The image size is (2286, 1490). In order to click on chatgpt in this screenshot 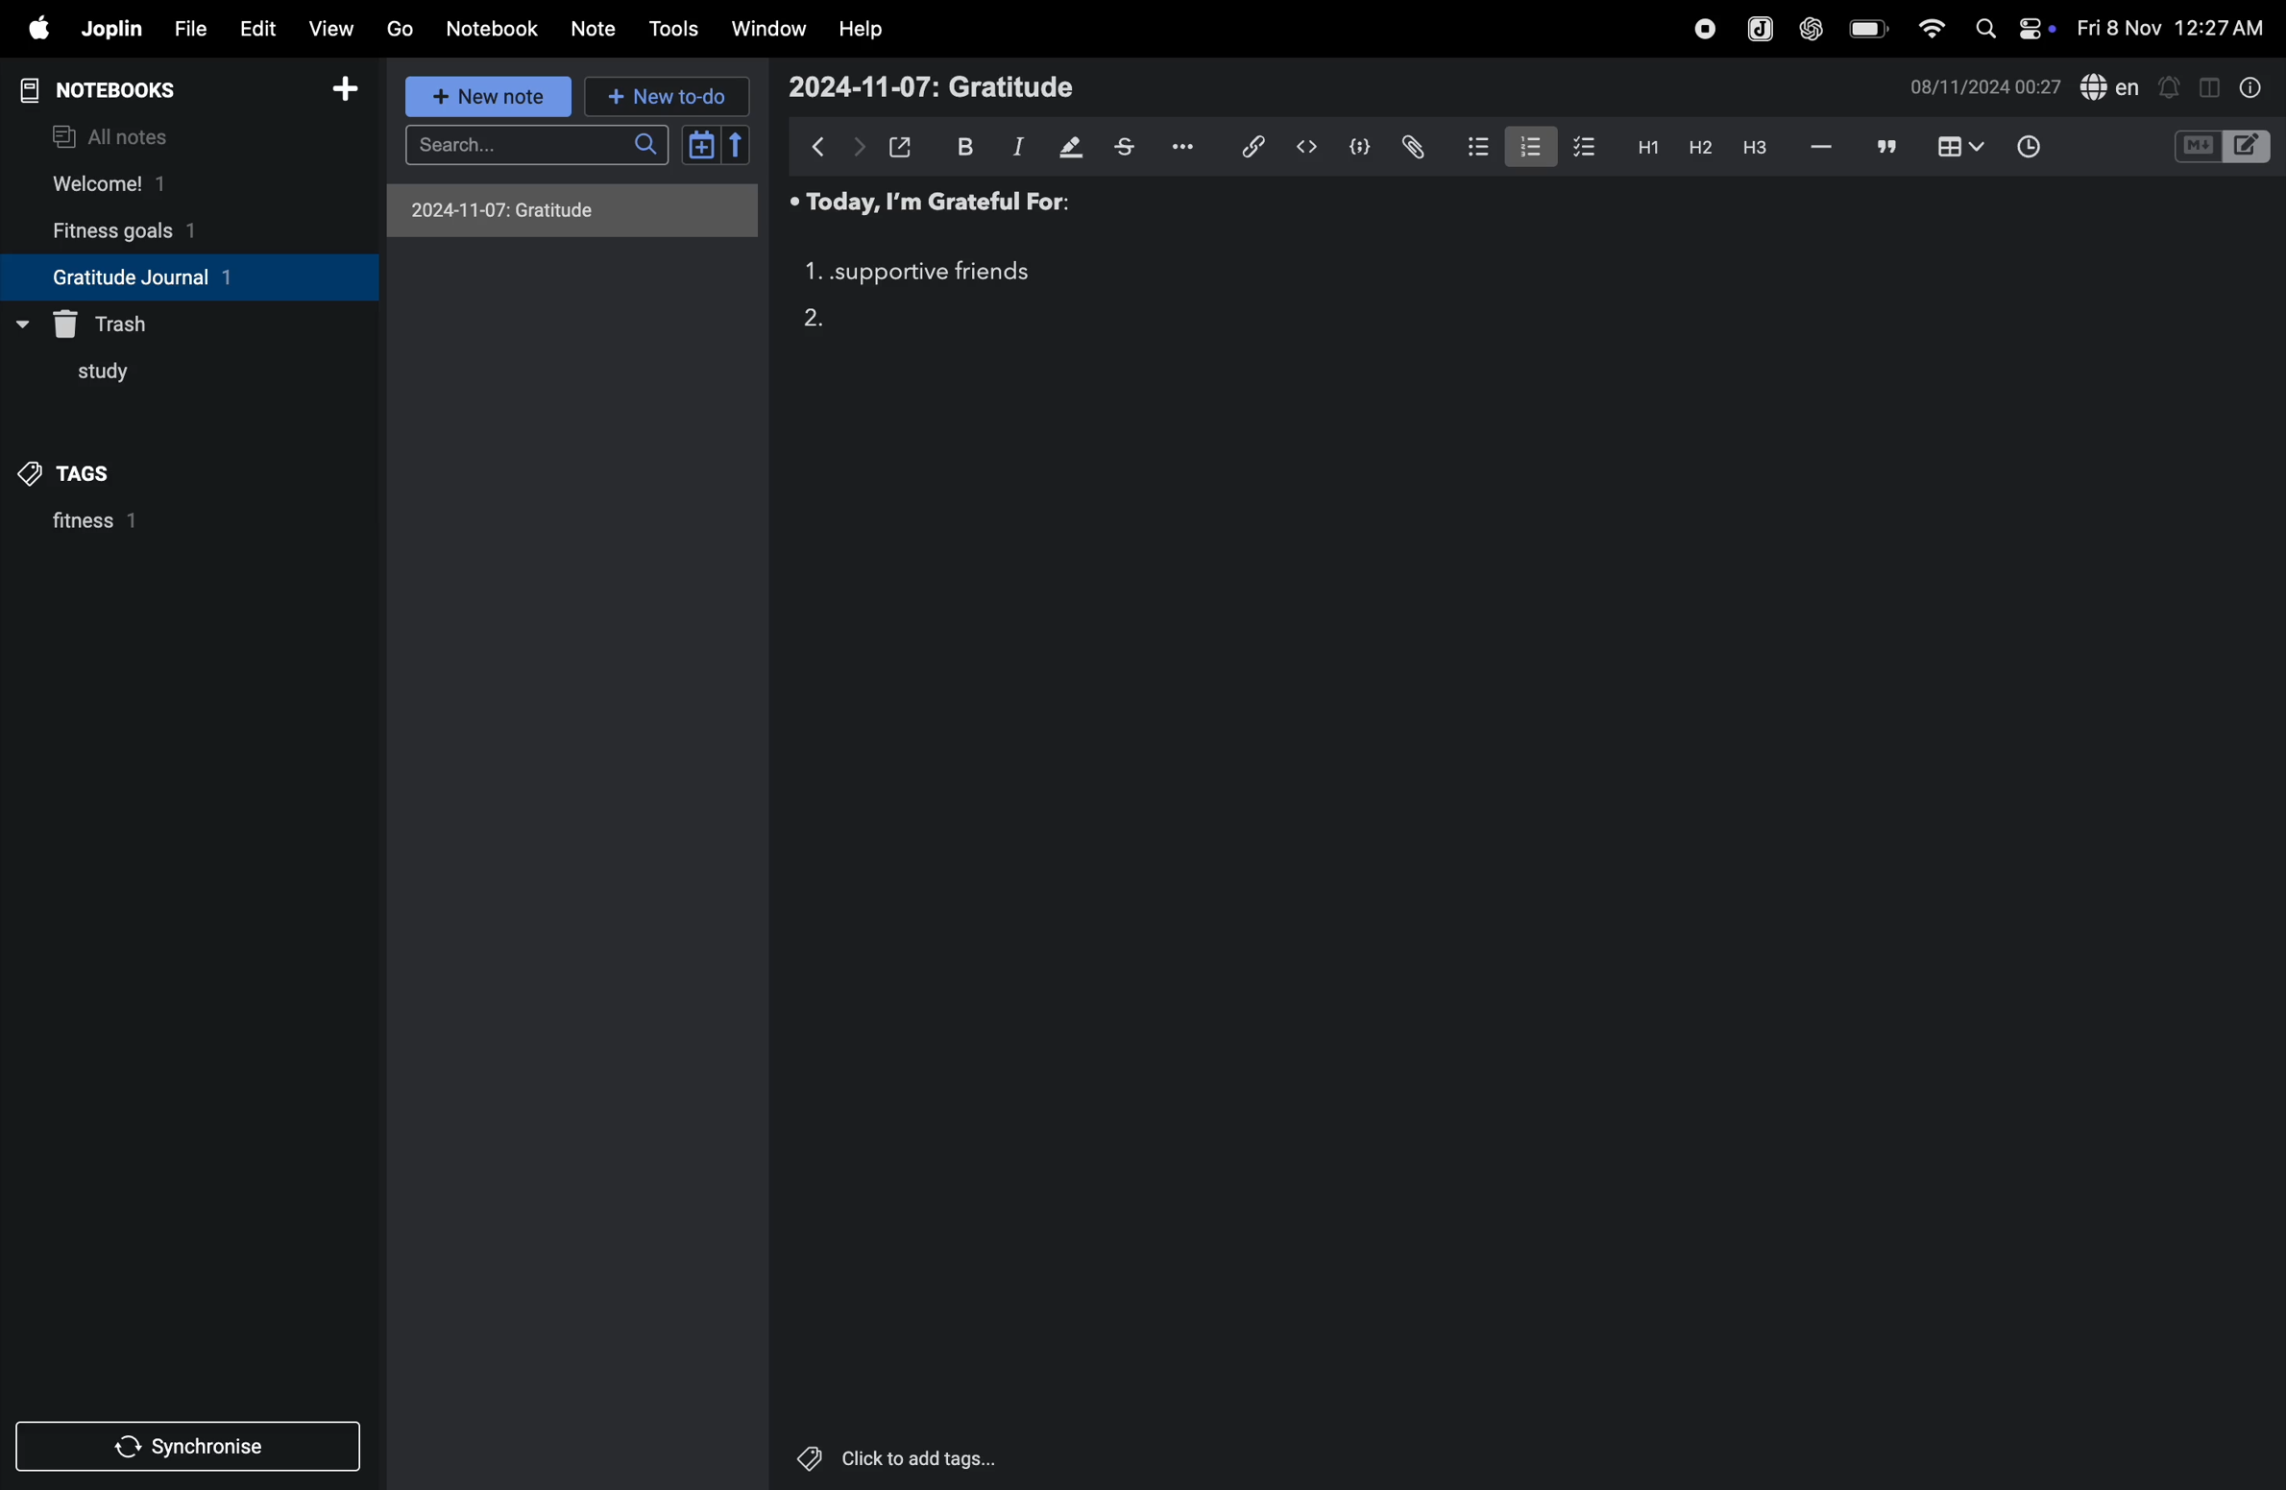, I will do `click(1810, 31)`.